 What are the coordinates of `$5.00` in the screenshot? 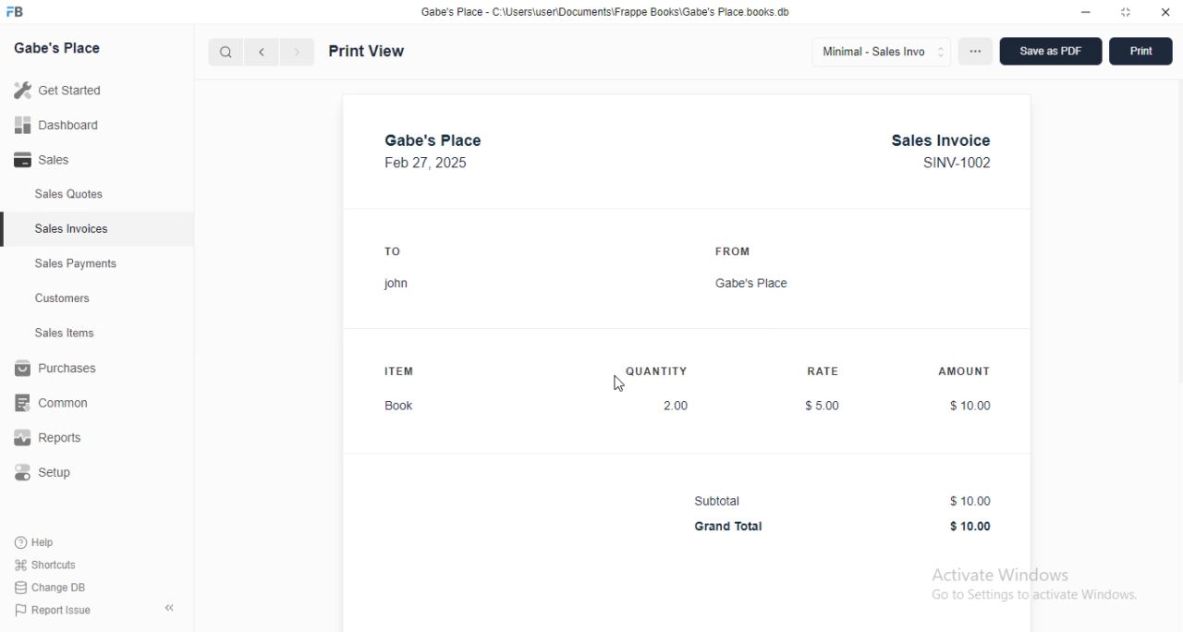 It's located at (823, 406).